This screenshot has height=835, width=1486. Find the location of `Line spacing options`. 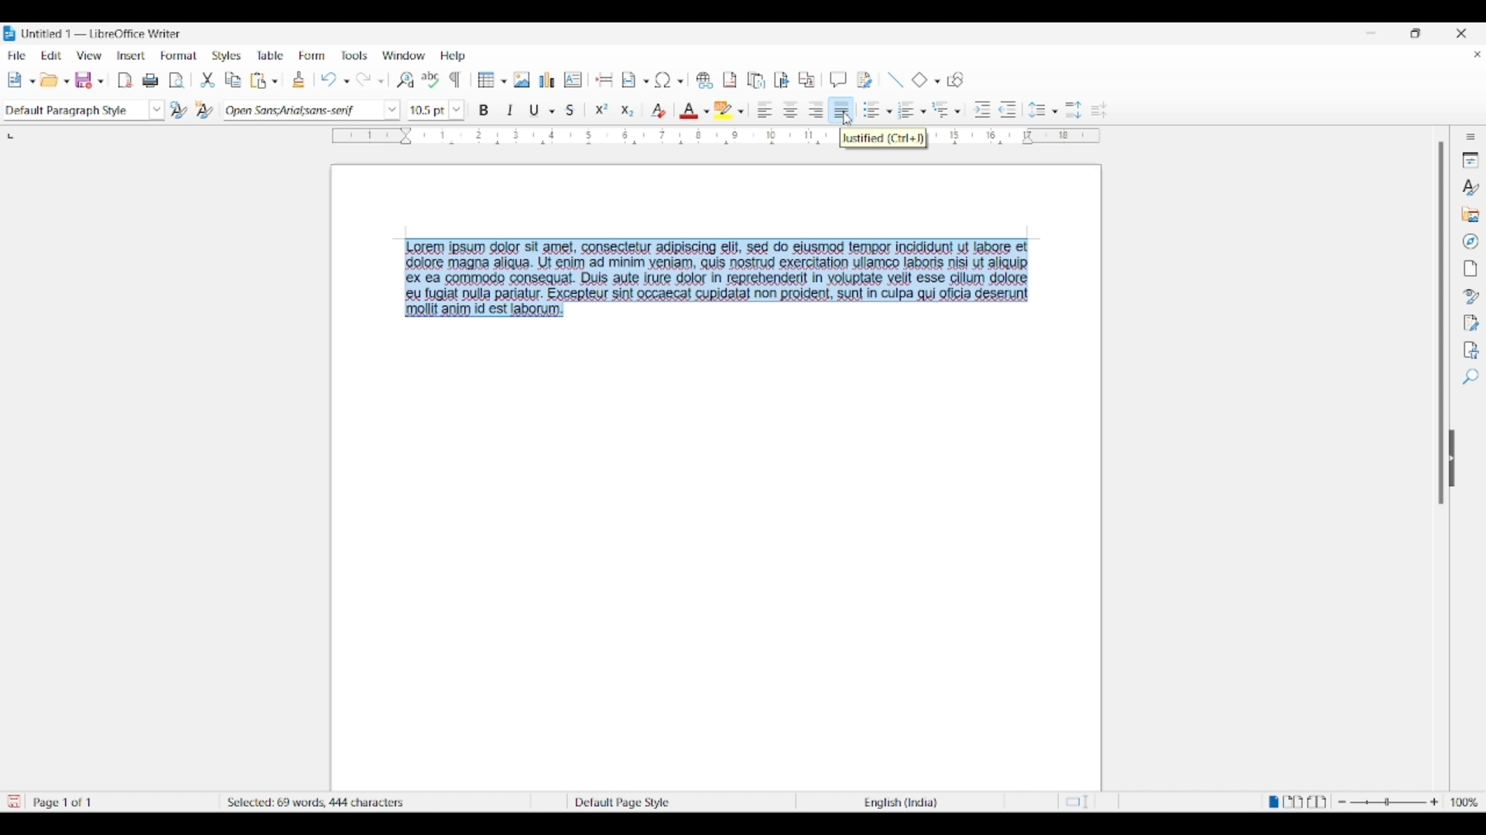

Line spacing options is located at coordinates (1055, 112).